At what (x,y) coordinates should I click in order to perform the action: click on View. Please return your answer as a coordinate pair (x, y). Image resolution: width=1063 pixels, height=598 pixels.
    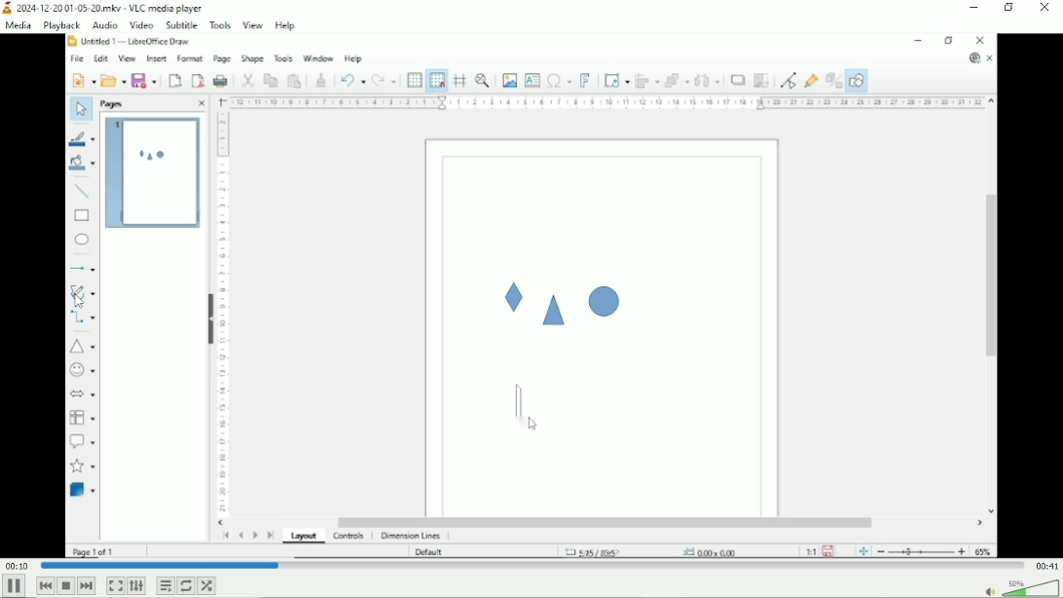
    Looking at the image, I should click on (252, 23).